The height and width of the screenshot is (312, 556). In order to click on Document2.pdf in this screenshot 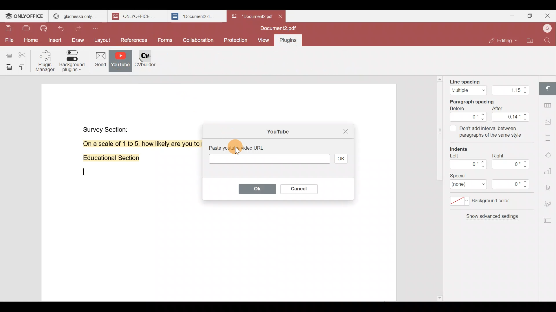, I will do `click(251, 16)`.